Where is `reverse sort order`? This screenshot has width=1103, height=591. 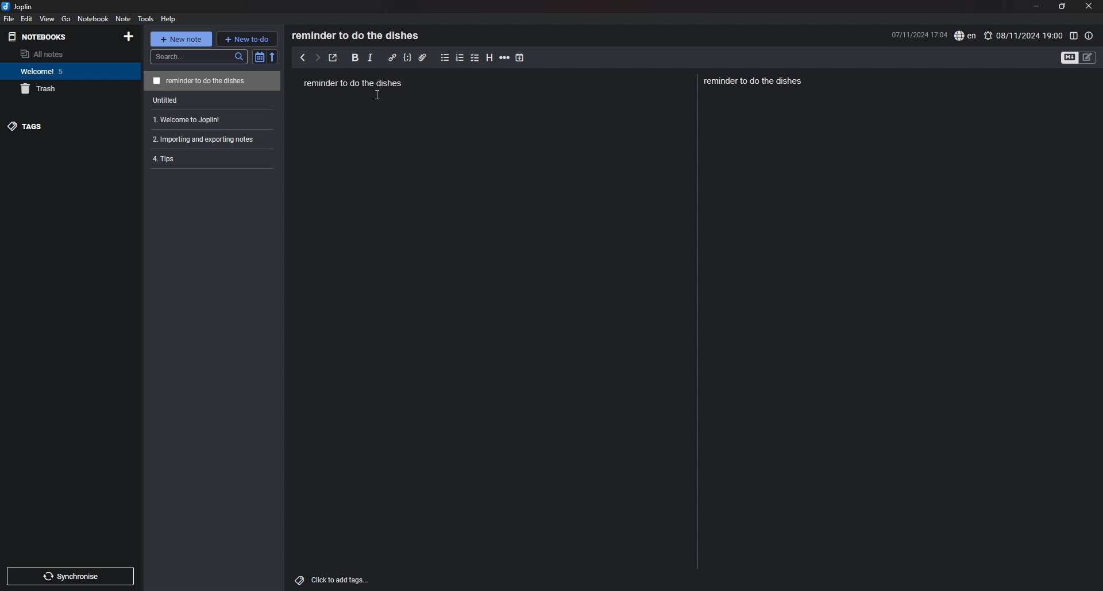
reverse sort order is located at coordinates (273, 57).